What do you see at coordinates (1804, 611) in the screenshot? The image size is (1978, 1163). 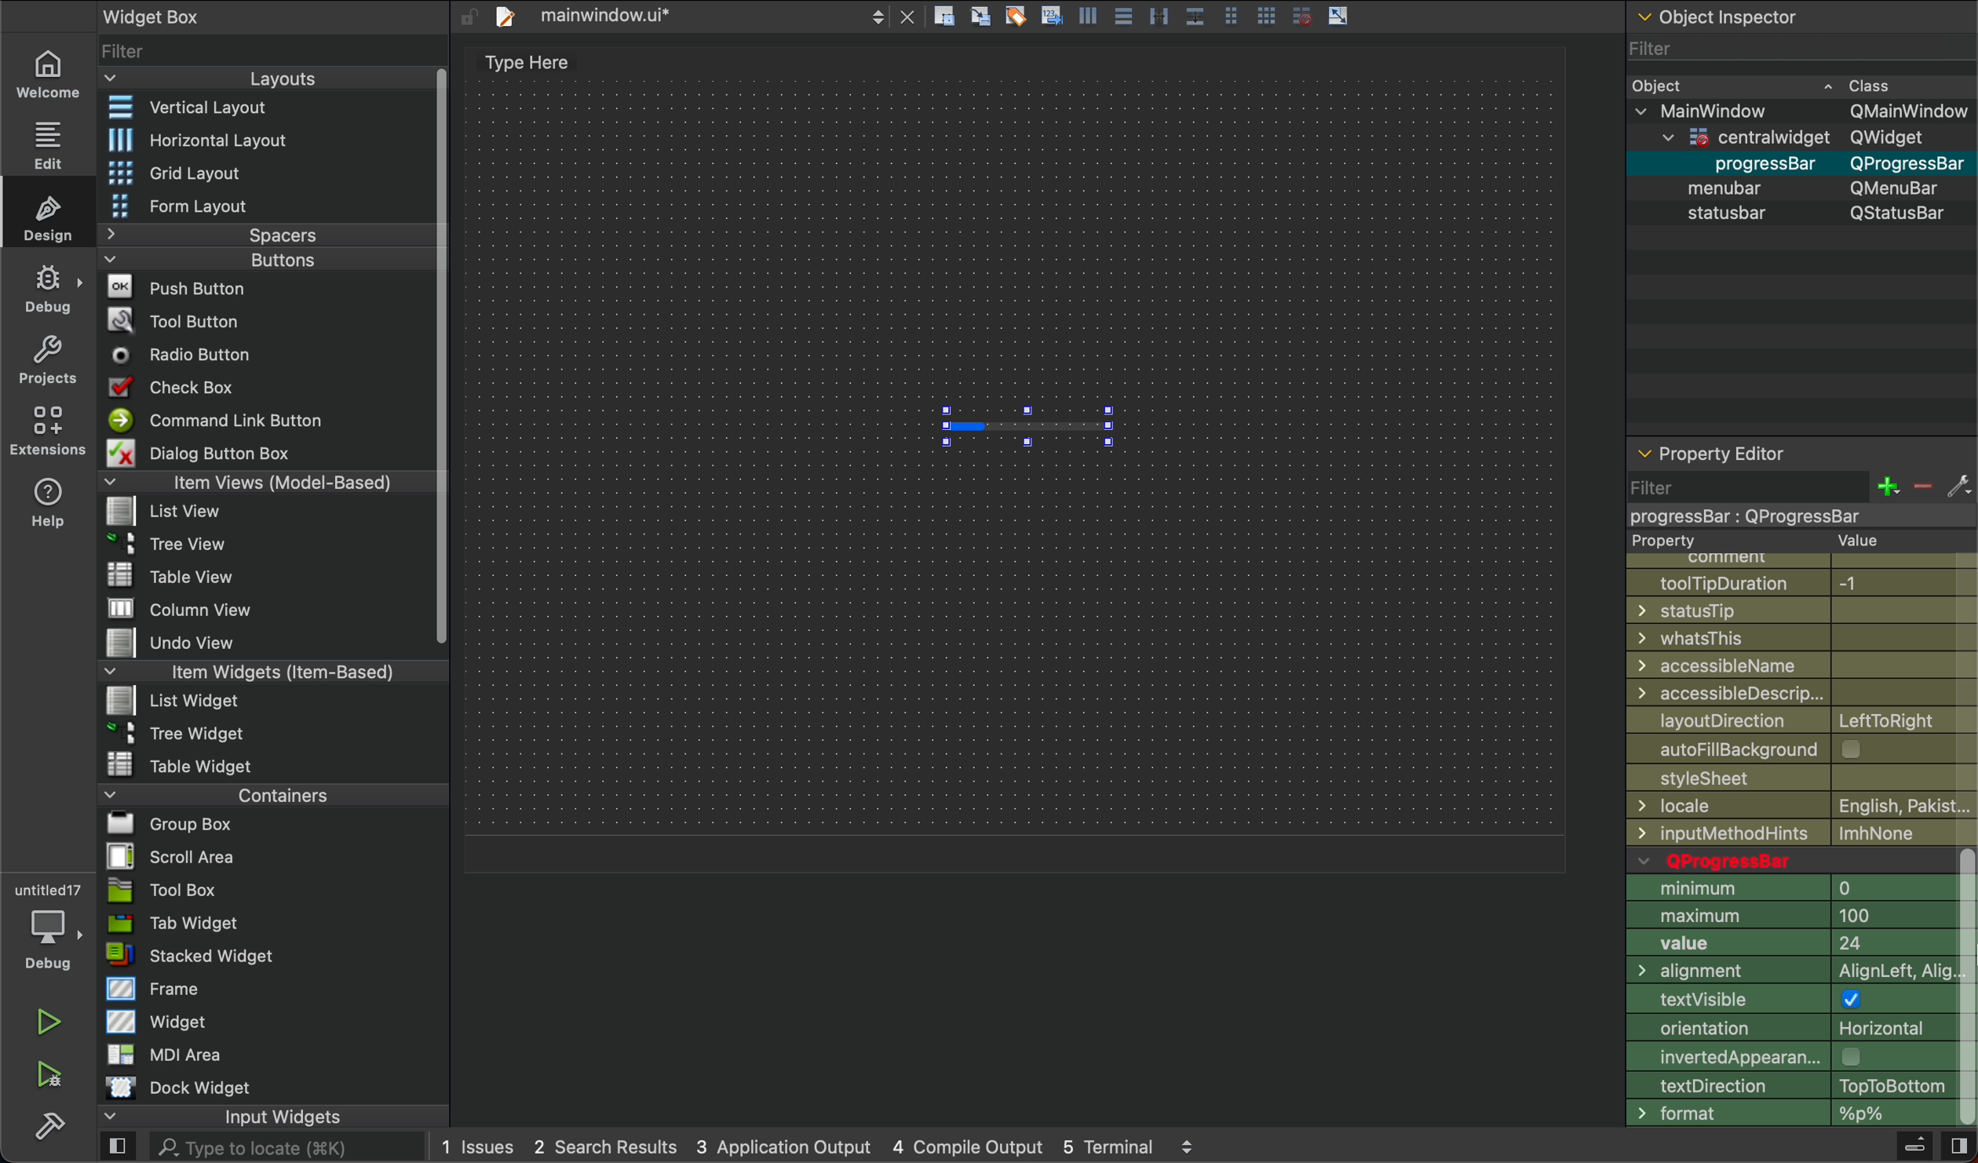 I see `statustip` at bounding box center [1804, 611].